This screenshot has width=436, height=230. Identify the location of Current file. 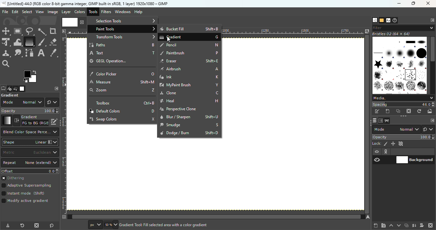
(74, 22).